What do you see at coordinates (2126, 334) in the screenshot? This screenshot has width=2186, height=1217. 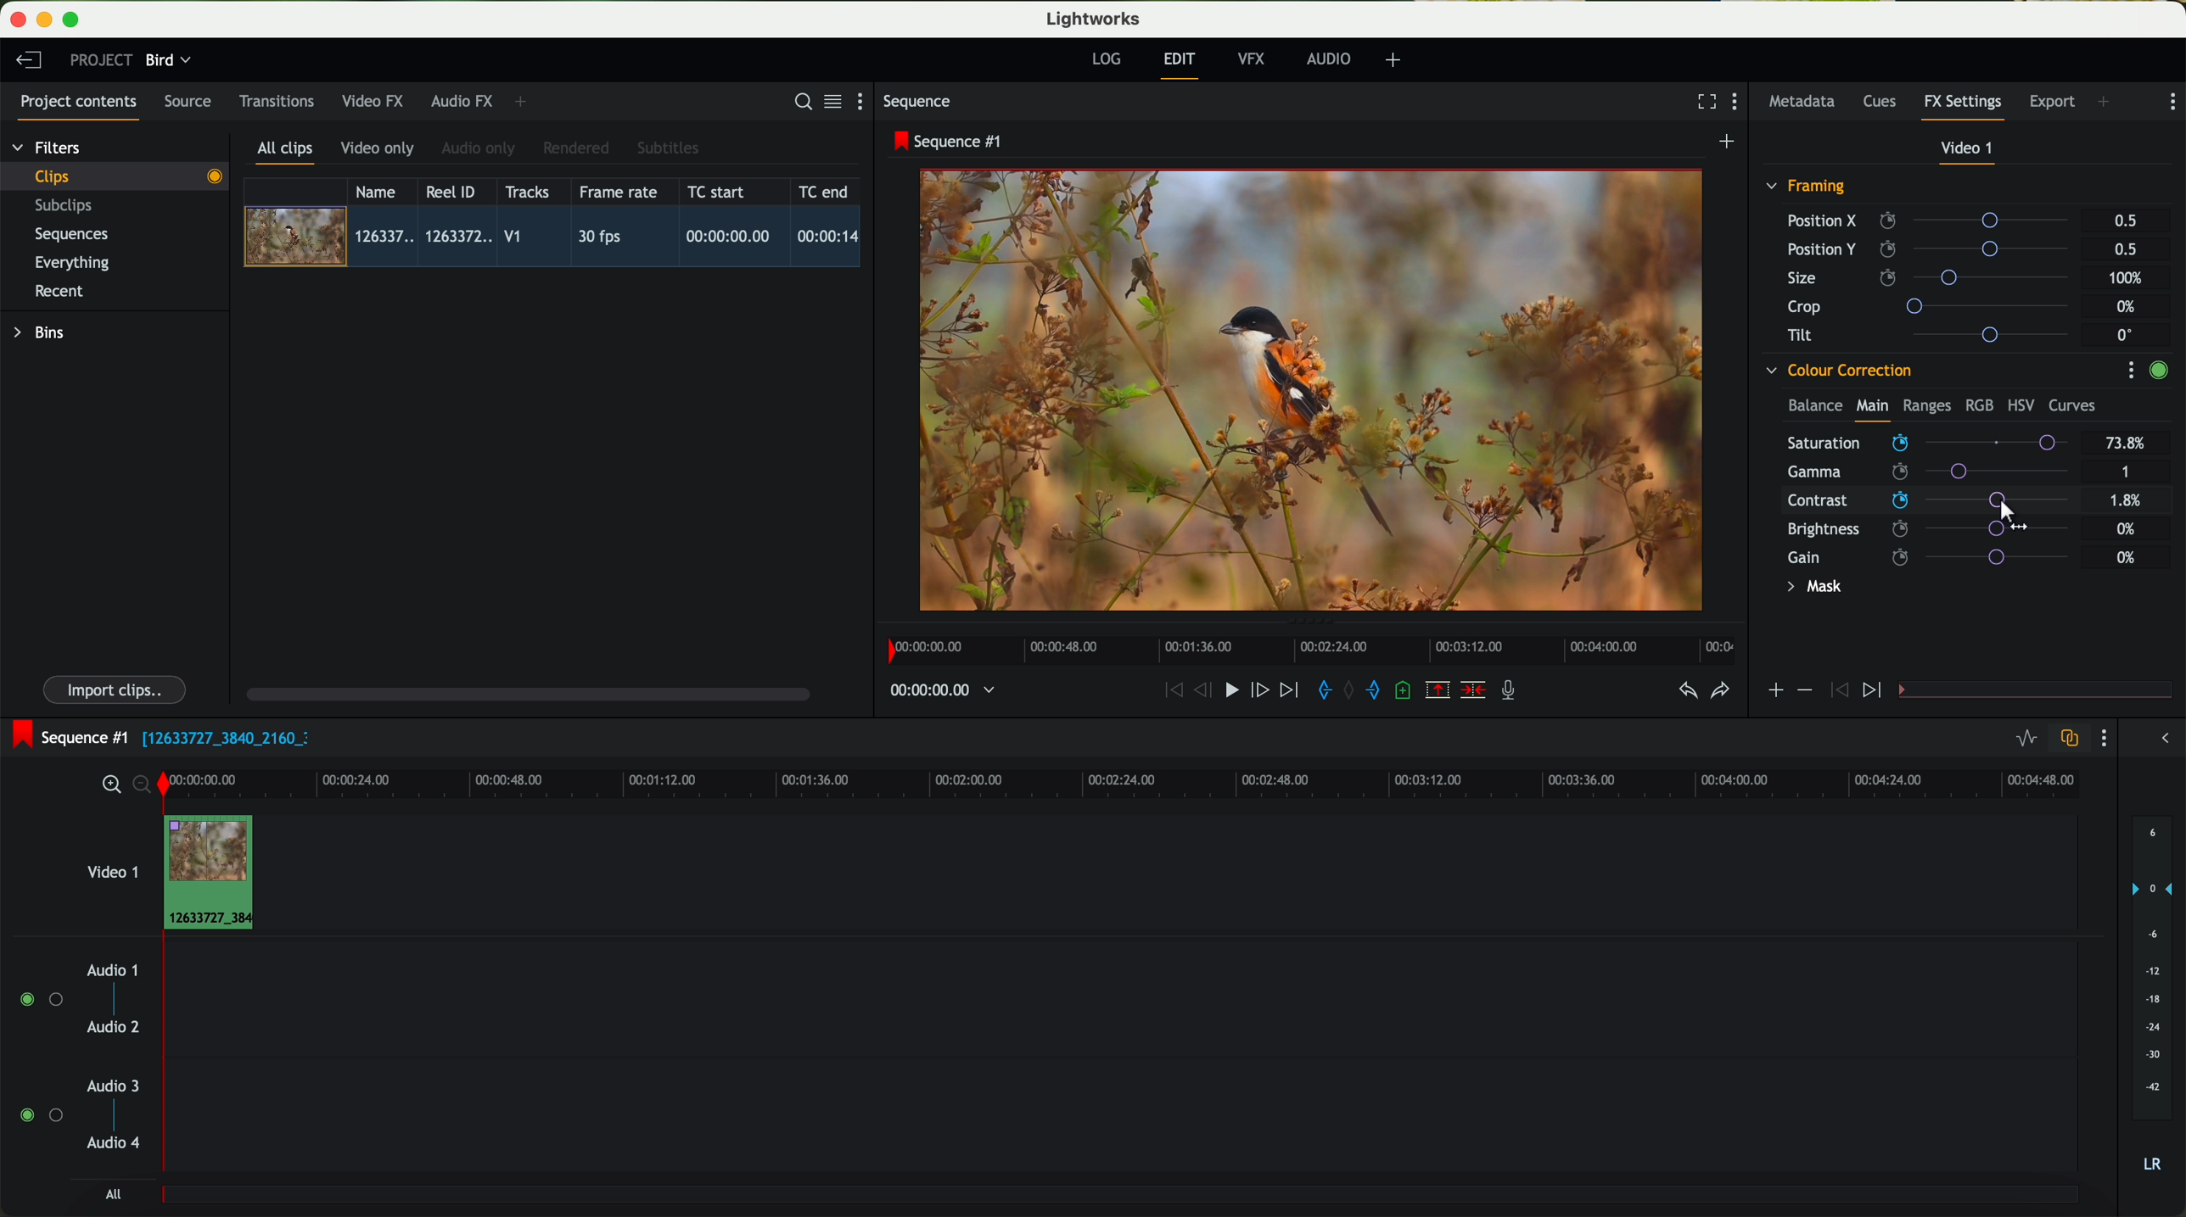 I see `0°` at bounding box center [2126, 334].